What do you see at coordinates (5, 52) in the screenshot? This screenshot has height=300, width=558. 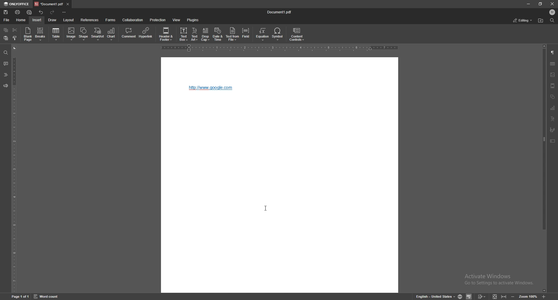 I see `find` at bounding box center [5, 52].